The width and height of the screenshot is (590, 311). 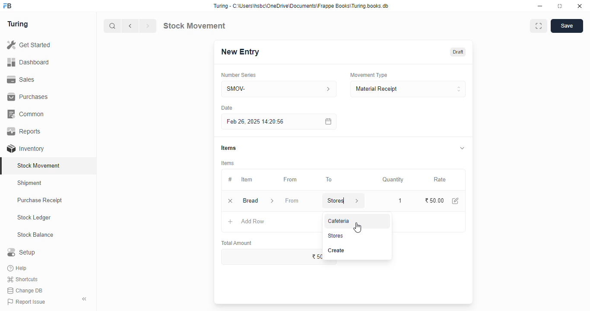 What do you see at coordinates (228, 148) in the screenshot?
I see `items` at bounding box center [228, 148].